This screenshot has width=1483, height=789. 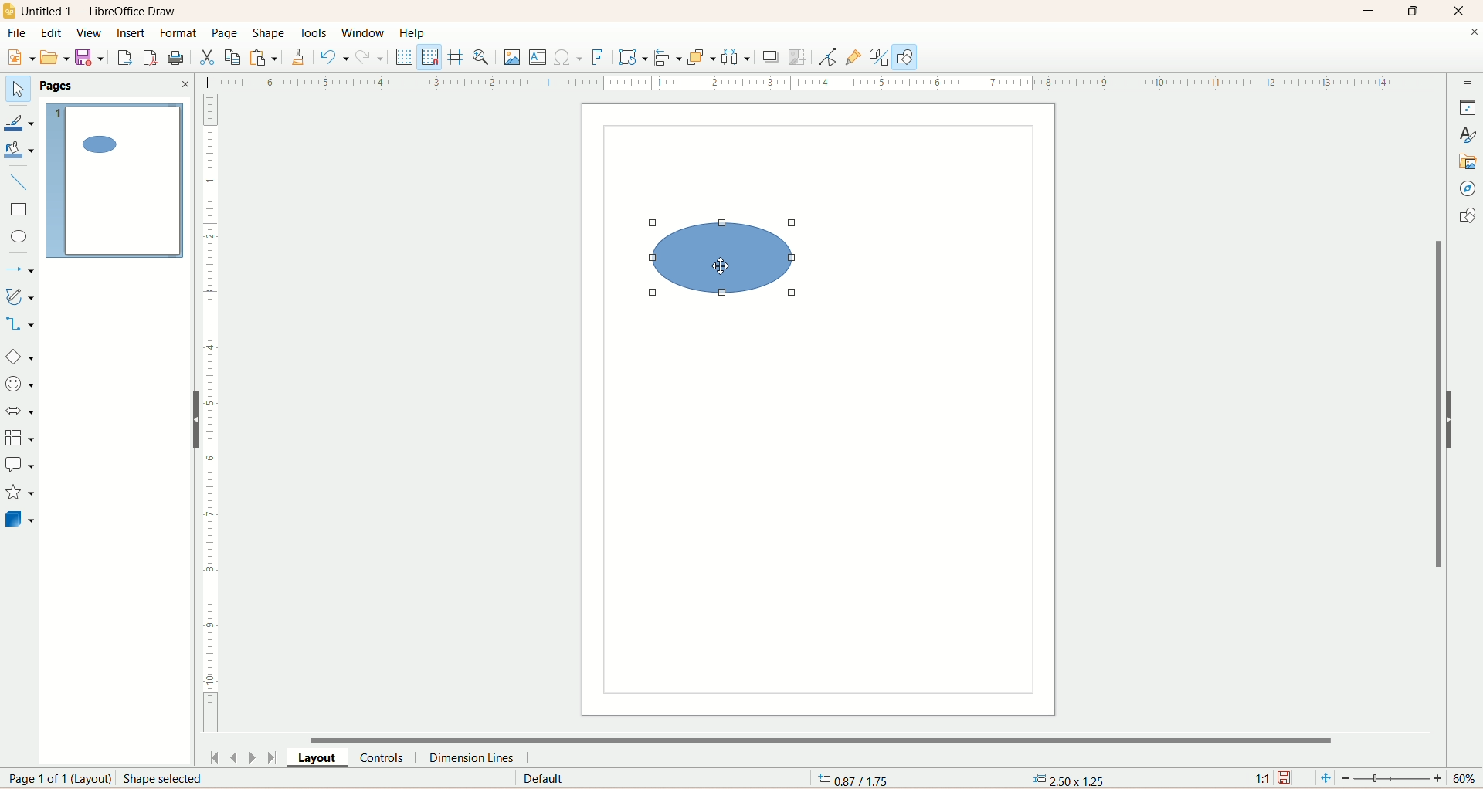 What do you see at coordinates (1470, 190) in the screenshot?
I see `navigator` at bounding box center [1470, 190].